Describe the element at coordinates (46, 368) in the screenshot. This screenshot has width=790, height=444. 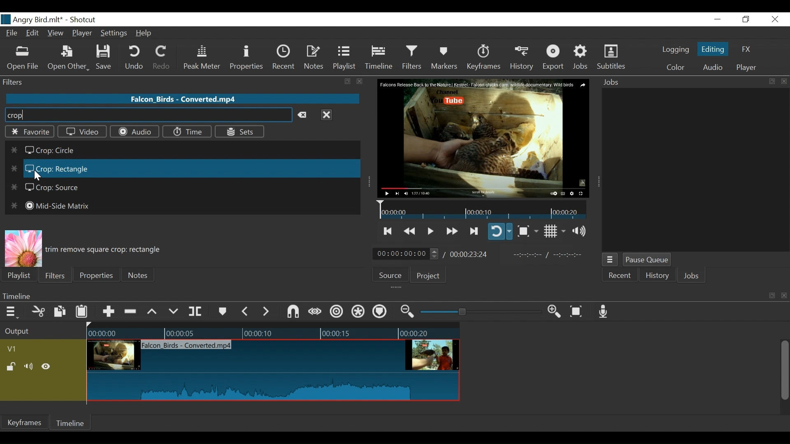
I see `Hide` at that location.